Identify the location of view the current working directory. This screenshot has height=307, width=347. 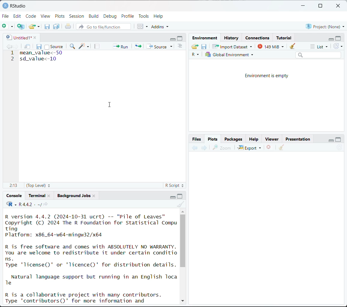
(45, 204).